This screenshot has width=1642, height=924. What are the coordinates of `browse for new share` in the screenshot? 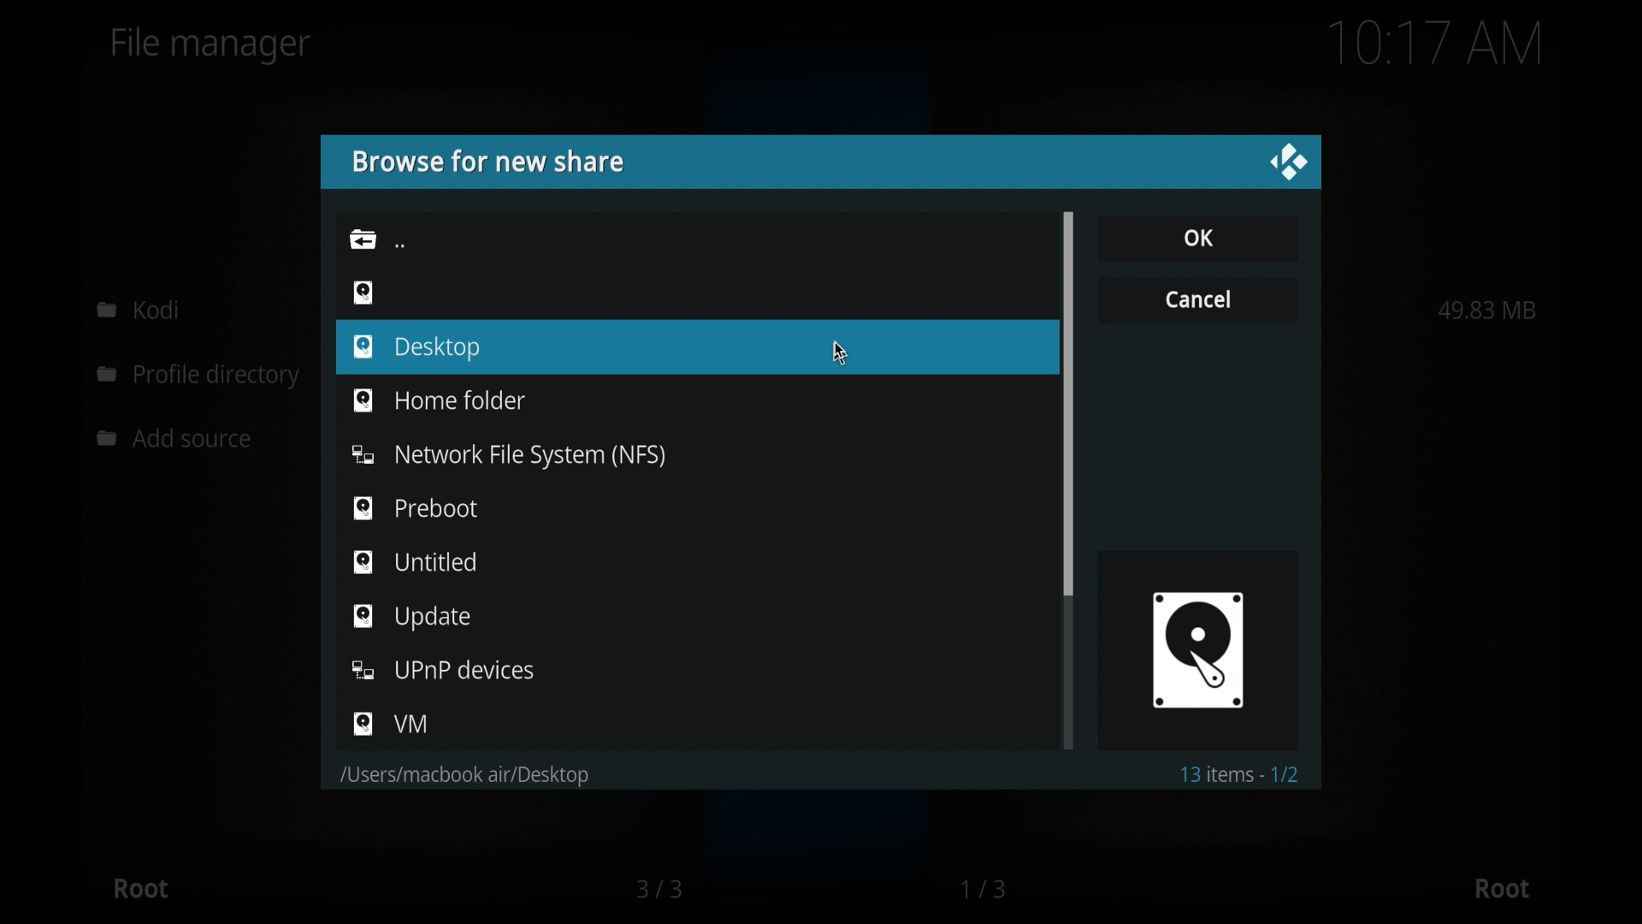 It's located at (487, 162).